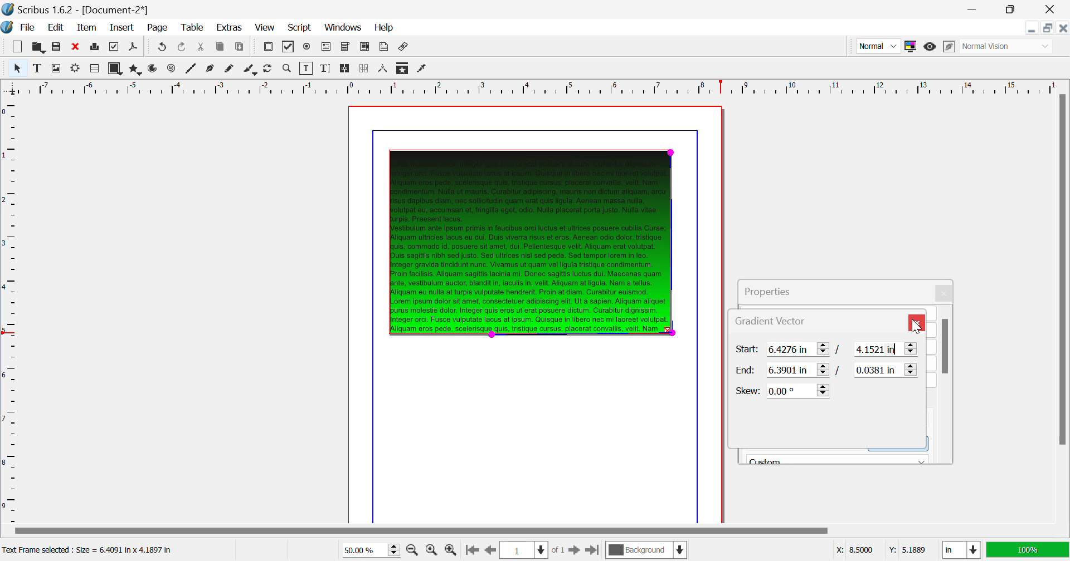 The width and height of the screenshot is (1070, 561). I want to click on Cursor on Close, so click(917, 325).